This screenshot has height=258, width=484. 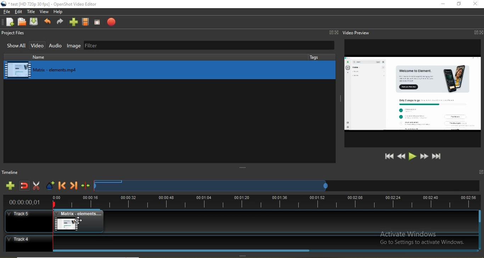 I want to click on Window , so click(x=331, y=32).